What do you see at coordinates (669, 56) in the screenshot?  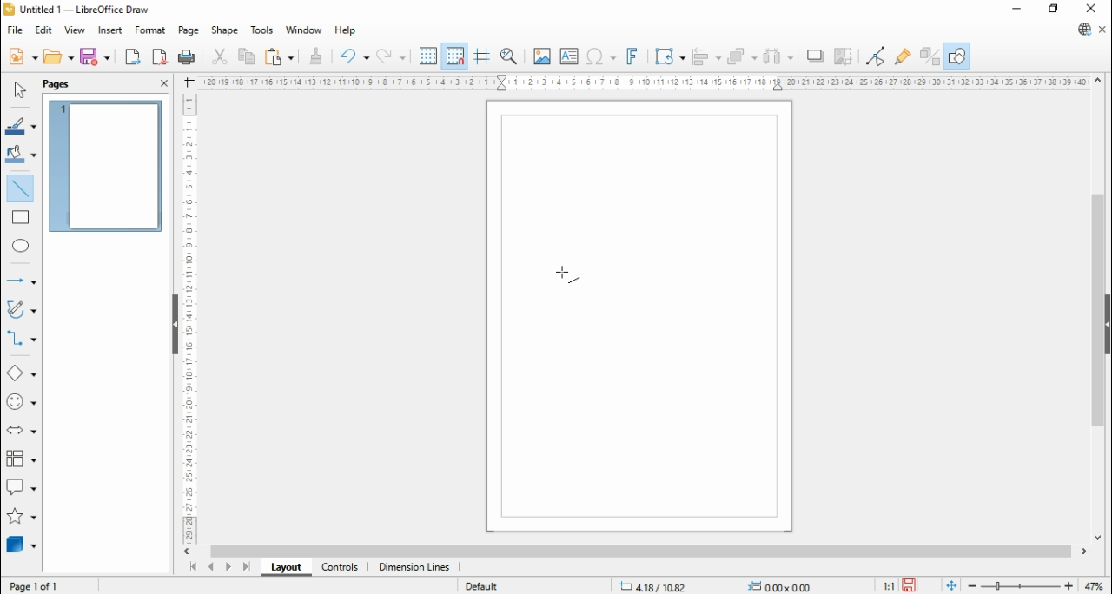 I see `transformations` at bounding box center [669, 56].